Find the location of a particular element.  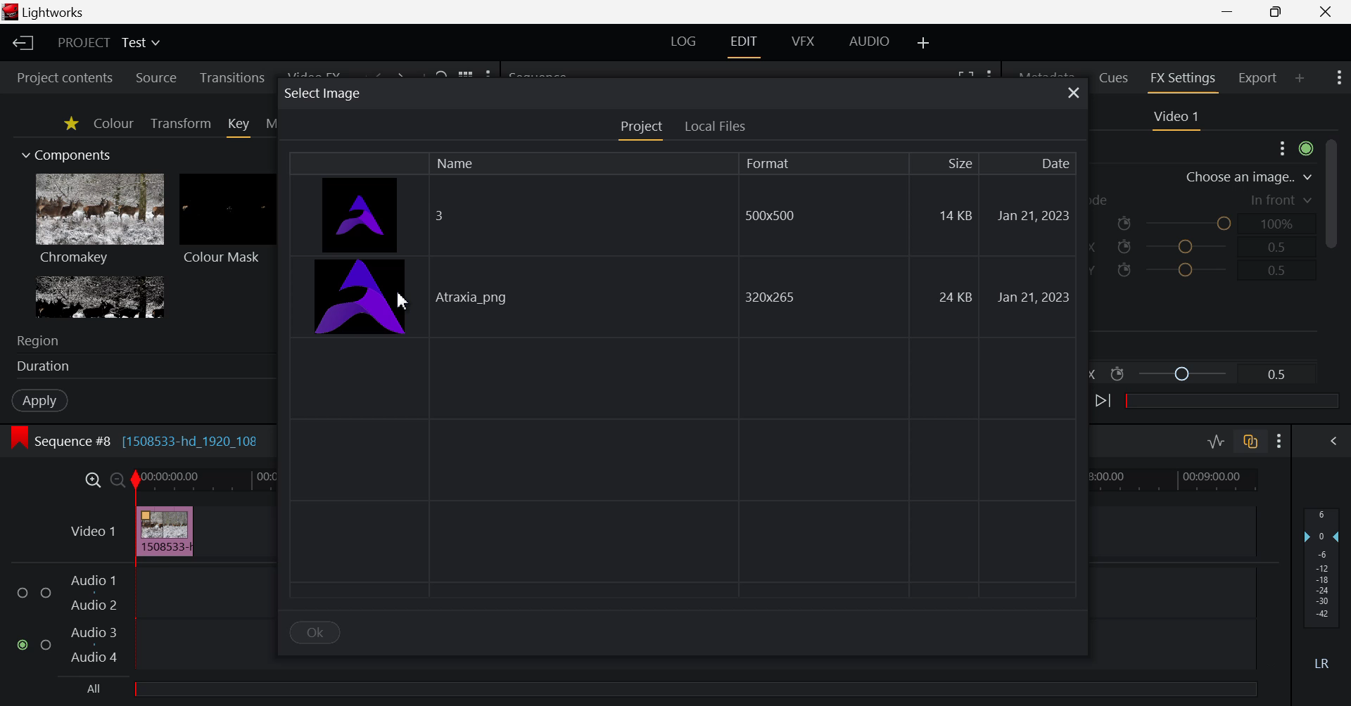

checked checkbox is located at coordinates (23, 643).